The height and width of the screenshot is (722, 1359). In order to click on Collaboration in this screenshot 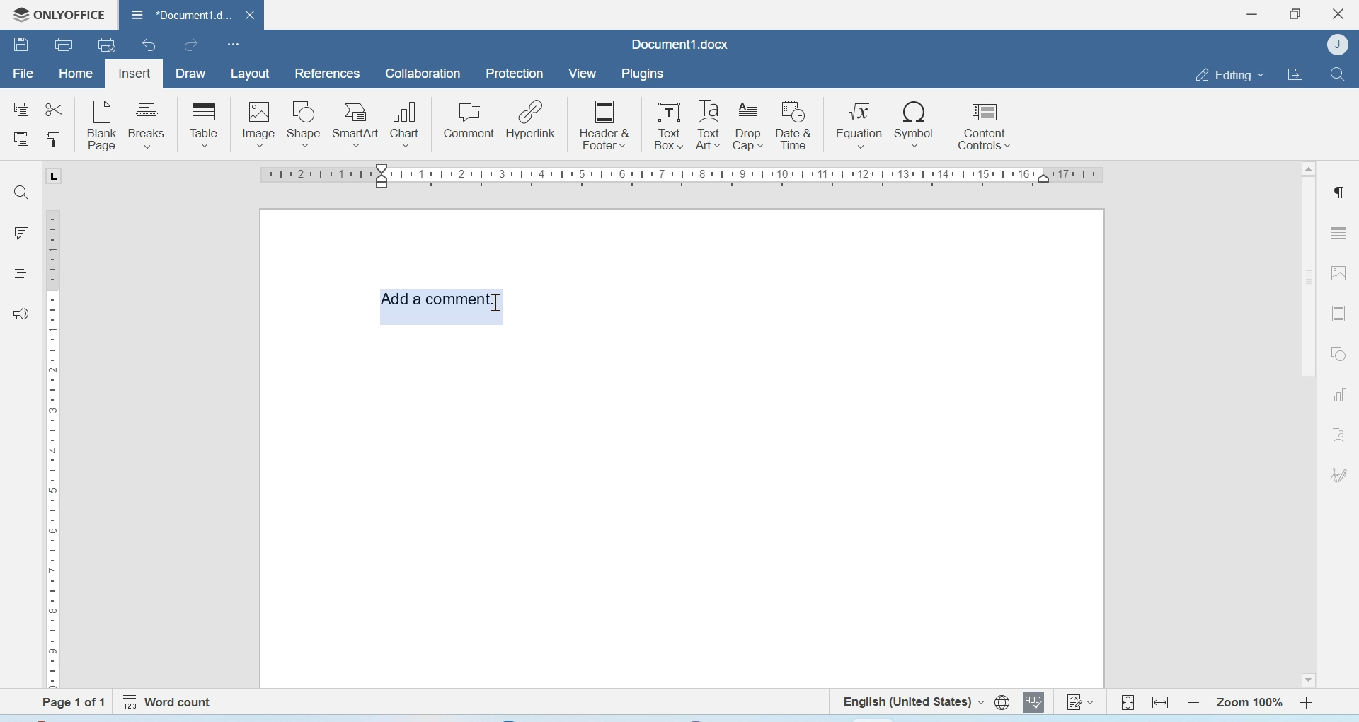, I will do `click(423, 74)`.